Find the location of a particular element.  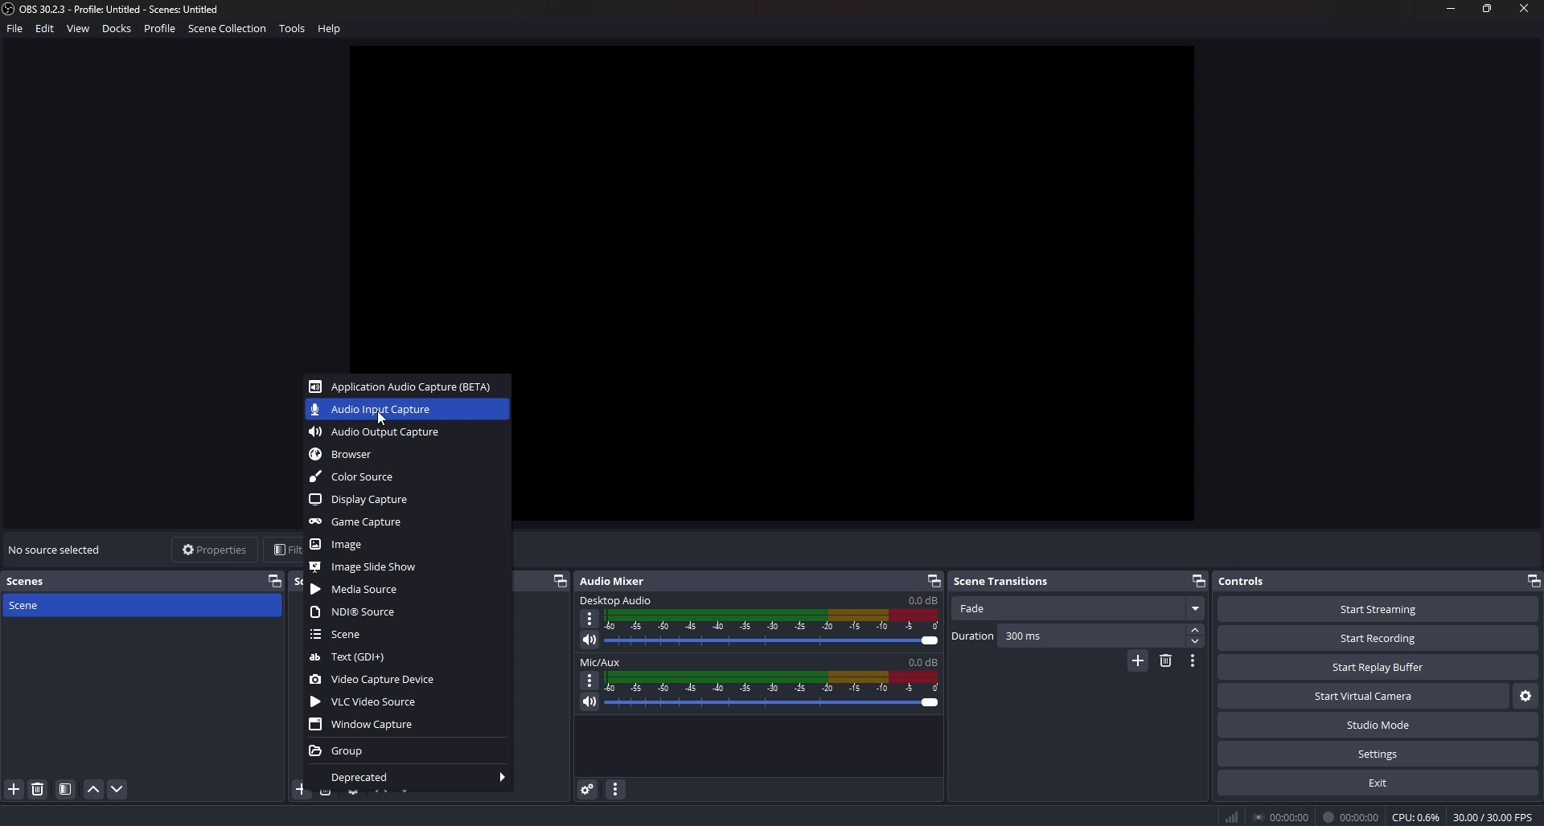

Edit is located at coordinates (46, 31).